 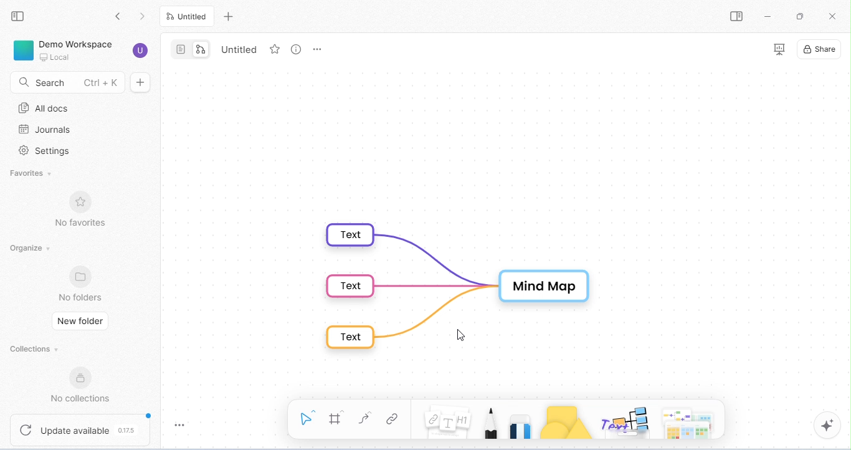 What do you see at coordinates (771, 17) in the screenshot?
I see `minimize` at bounding box center [771, 17].